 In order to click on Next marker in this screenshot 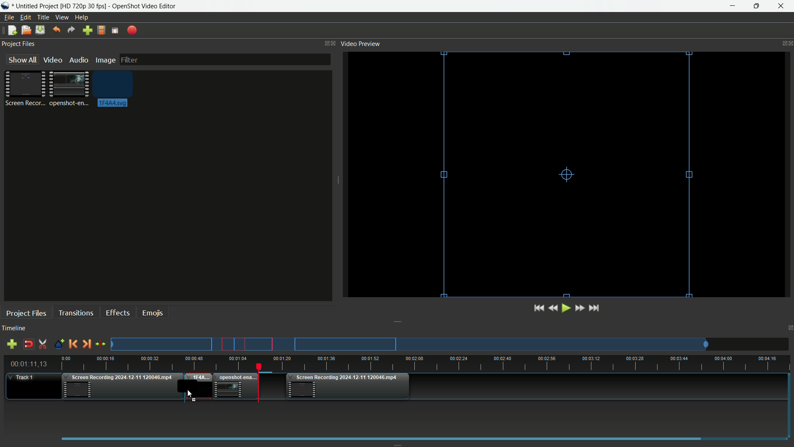, I will do `click(86, 344)`.